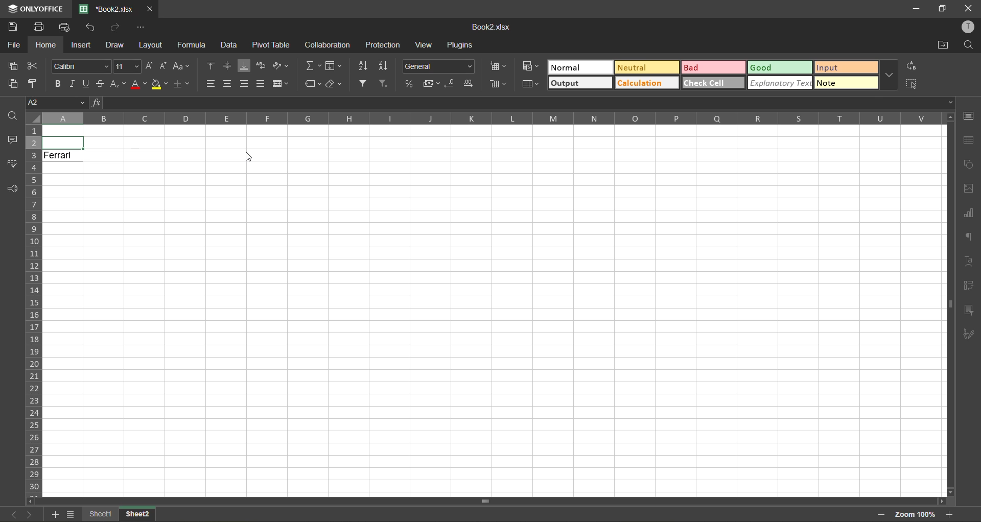 The image size is (981, 522). What do you see at coordinates (115, 27) in the screenshot?
I see `redo` at bounding box center [115, 27].